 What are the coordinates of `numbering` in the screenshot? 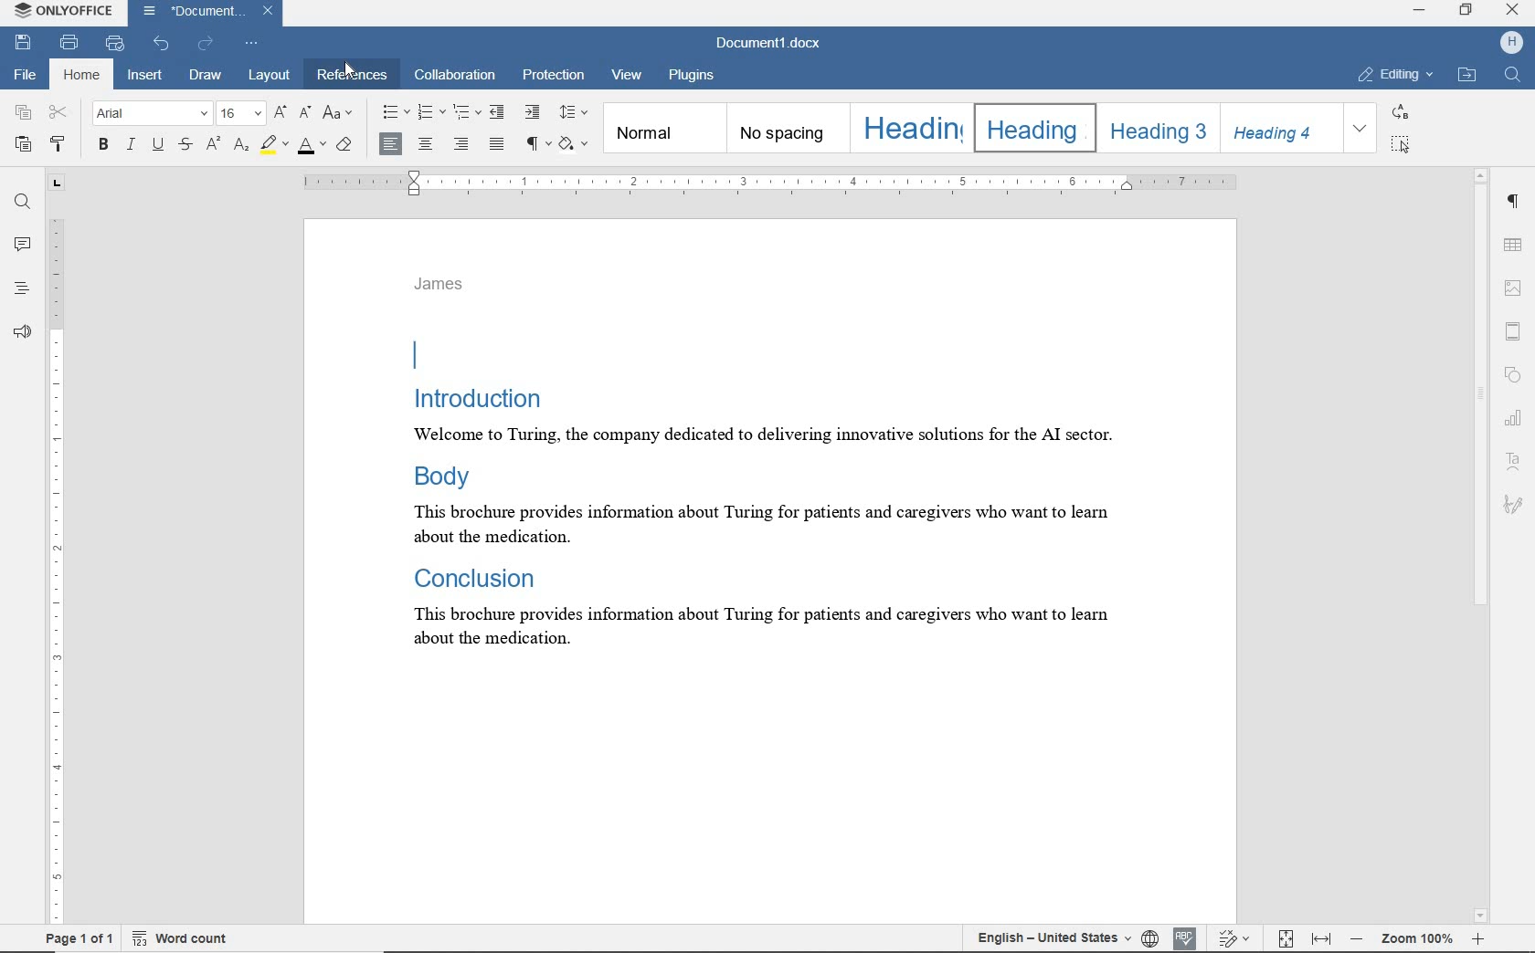 It's located at (431, 111).